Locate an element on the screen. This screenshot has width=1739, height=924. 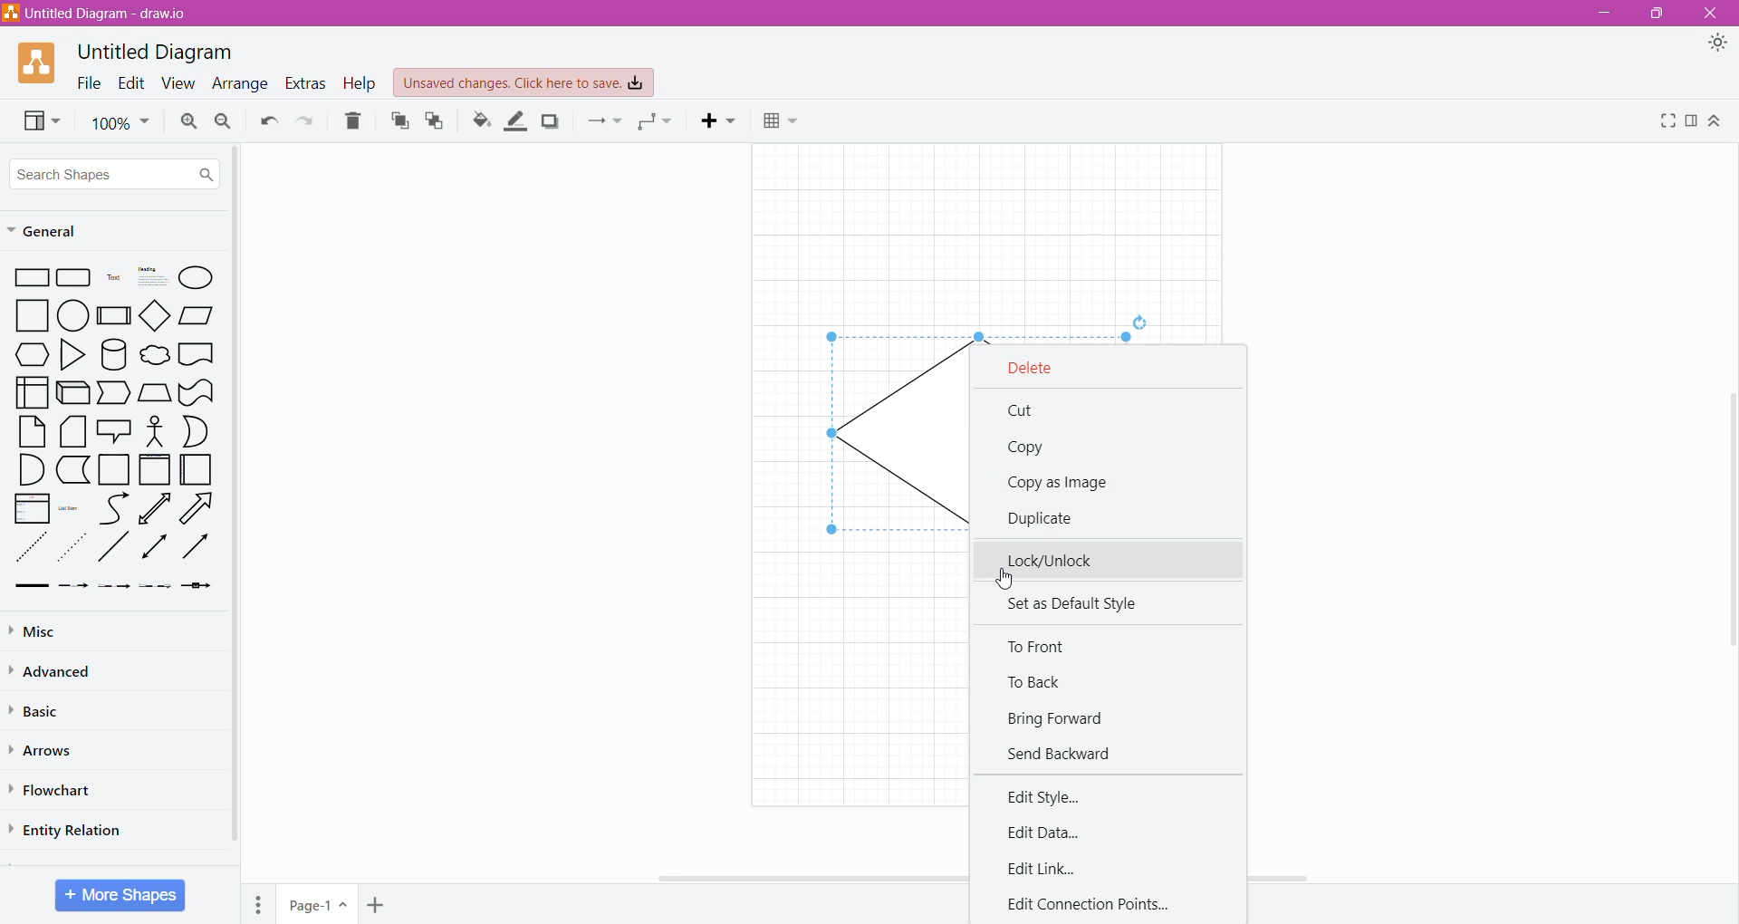
Advanced is located at coordinates (62, 672).